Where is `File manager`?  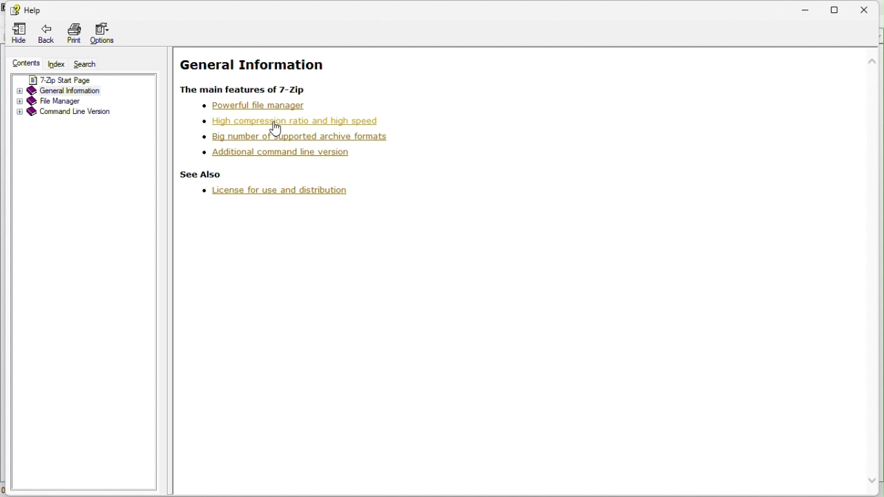 File manager is located at coordinates (81, 99).